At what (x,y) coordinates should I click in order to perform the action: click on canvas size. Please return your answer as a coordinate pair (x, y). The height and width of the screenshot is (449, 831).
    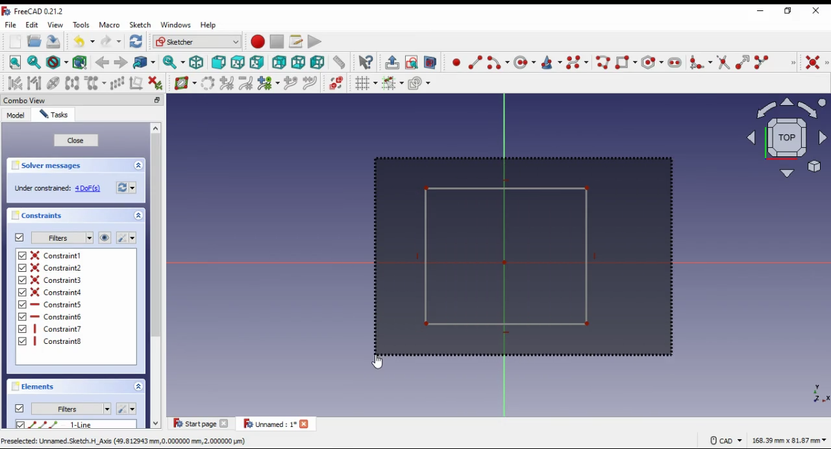
    Looking at the image, I should click on (789, 439).